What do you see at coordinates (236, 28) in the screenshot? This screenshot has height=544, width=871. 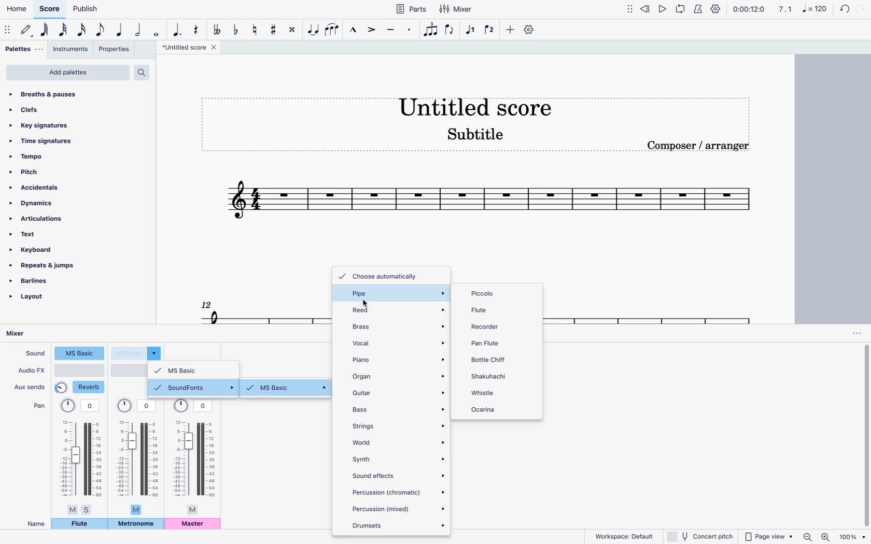 I see `toggle flat` at bounding box center [236, 28].